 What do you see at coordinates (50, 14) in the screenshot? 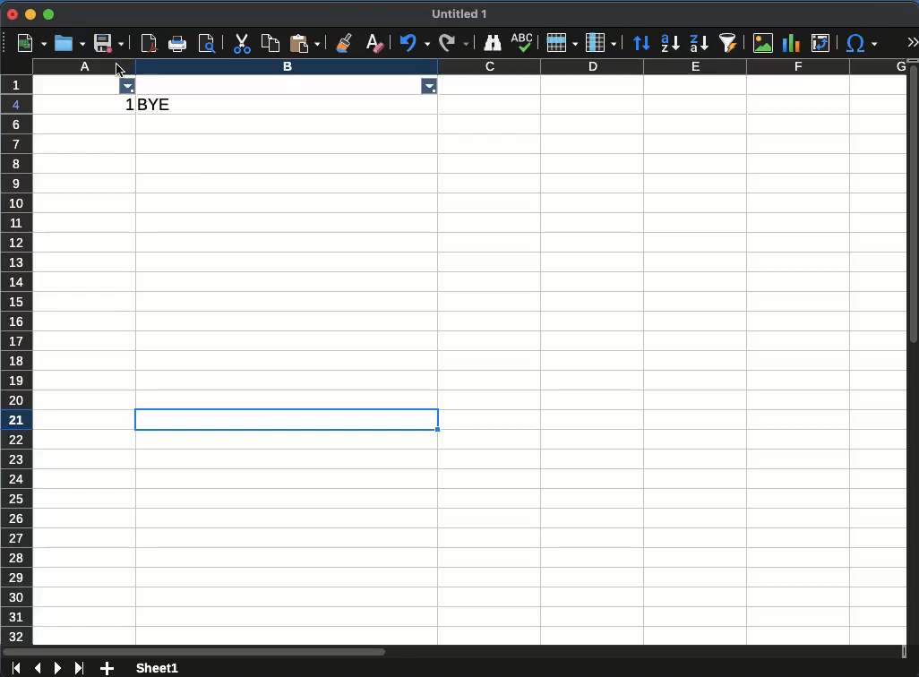
I see `maximize` at bounding box center [50, 14].